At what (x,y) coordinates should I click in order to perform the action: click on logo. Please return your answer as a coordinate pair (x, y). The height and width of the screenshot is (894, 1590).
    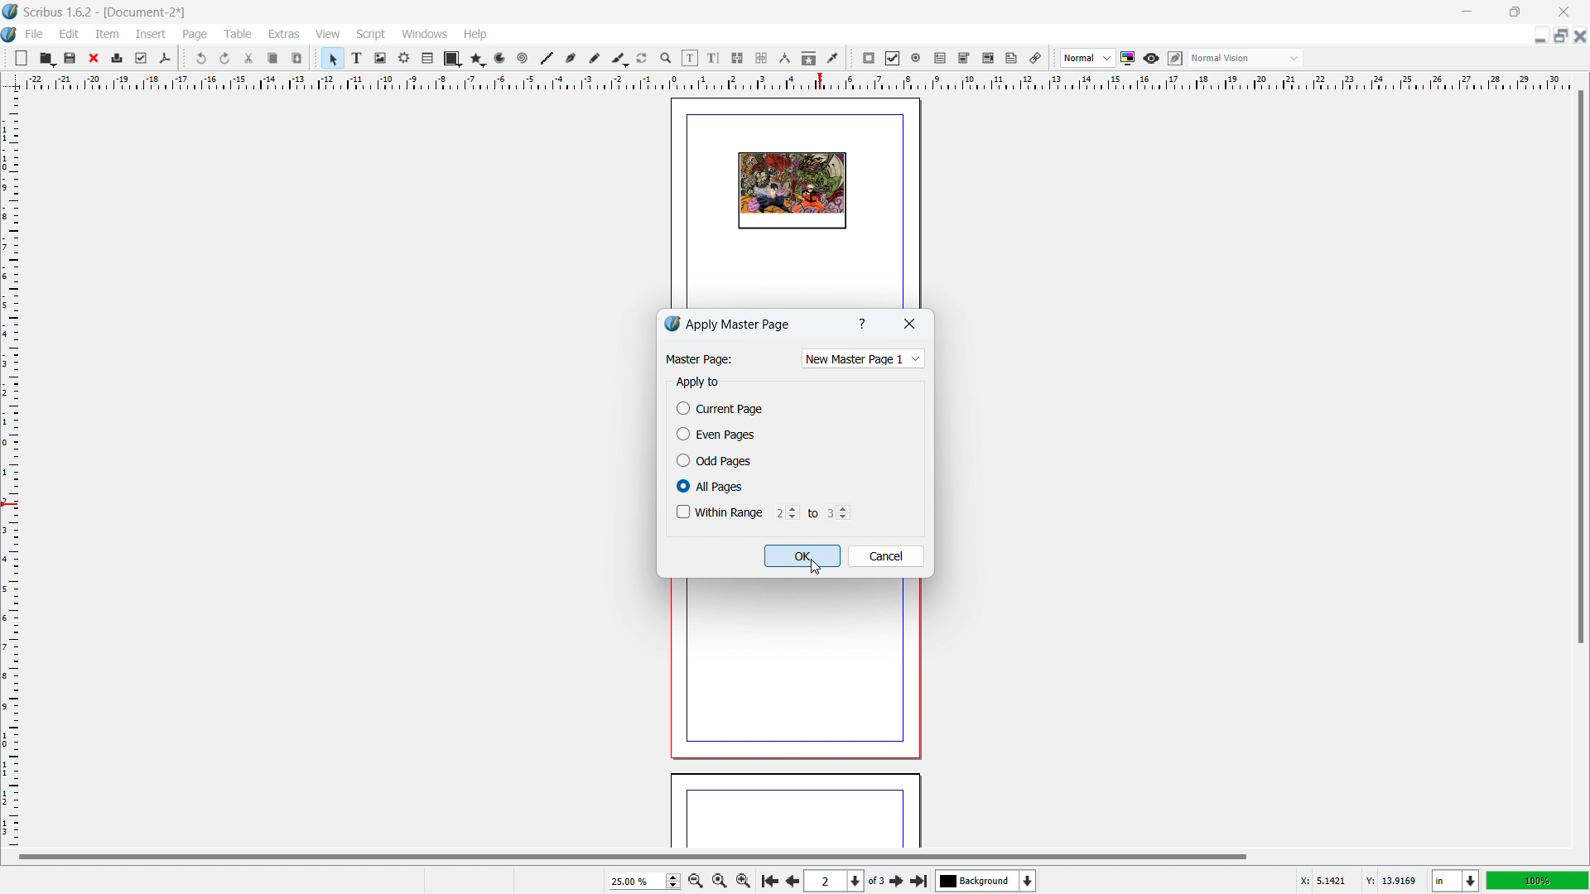
    Looking at the image, I should click on (11, 12).